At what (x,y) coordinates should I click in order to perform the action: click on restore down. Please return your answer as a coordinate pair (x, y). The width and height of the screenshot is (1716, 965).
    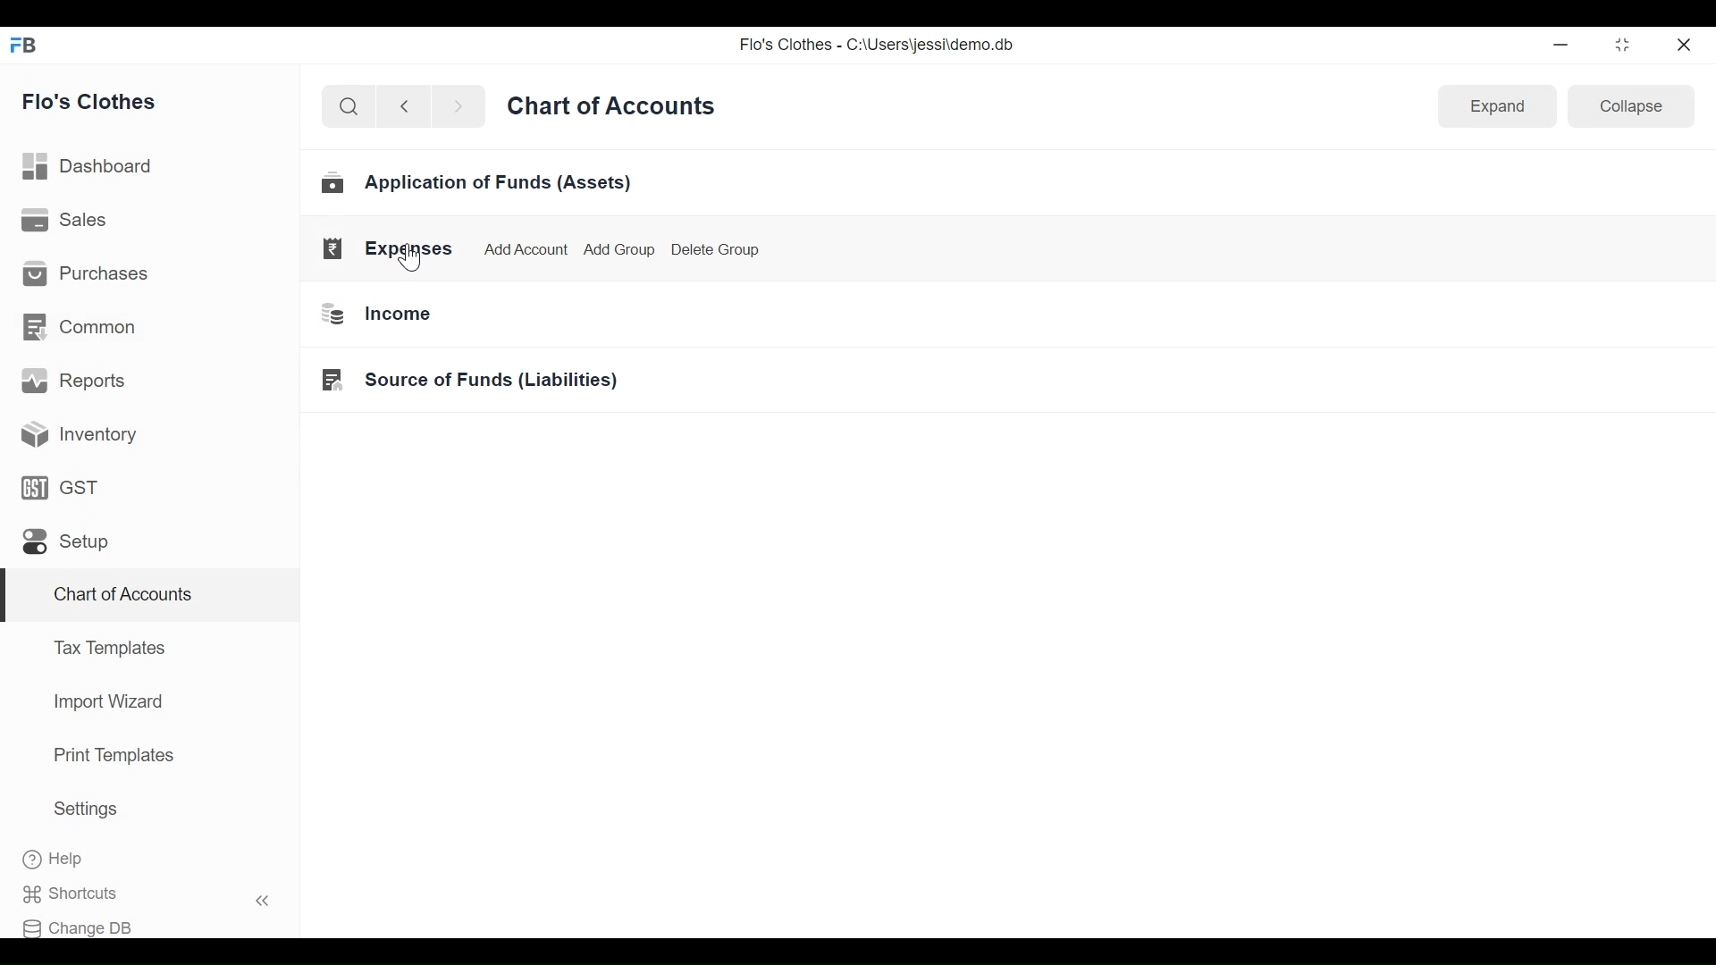
    Looking at the image, I should click on (1620, 46).